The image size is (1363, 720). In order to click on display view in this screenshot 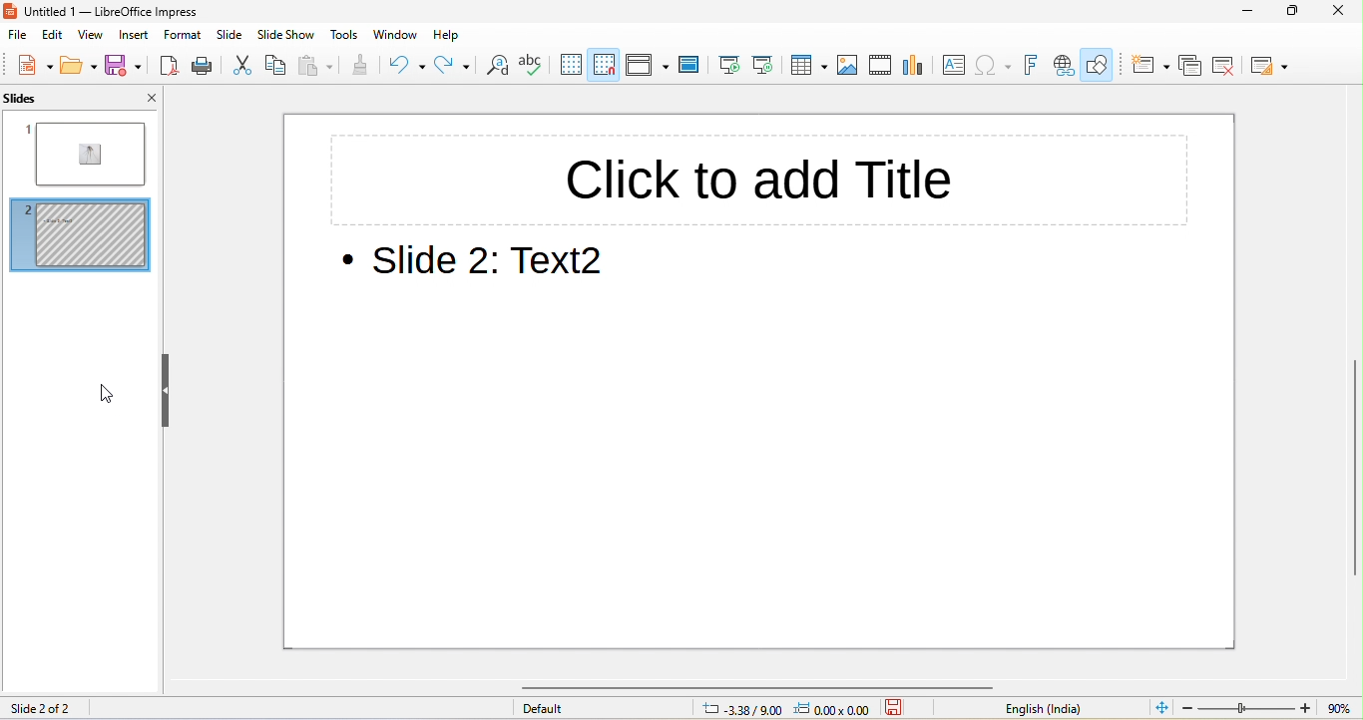, I will do `click(647, 64)`.